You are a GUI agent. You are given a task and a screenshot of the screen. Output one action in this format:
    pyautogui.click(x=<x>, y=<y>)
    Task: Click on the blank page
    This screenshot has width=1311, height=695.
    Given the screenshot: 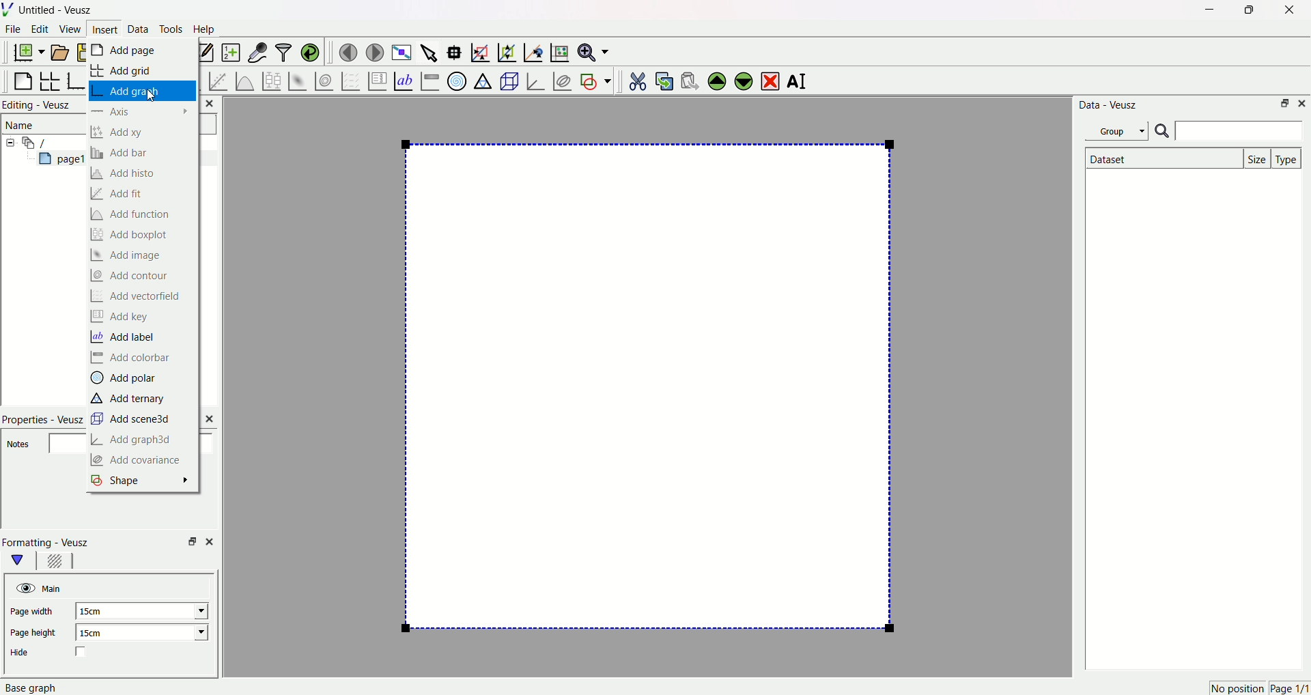 What is the action you would take?
    pyautogui.click(x=24, y=78)
    